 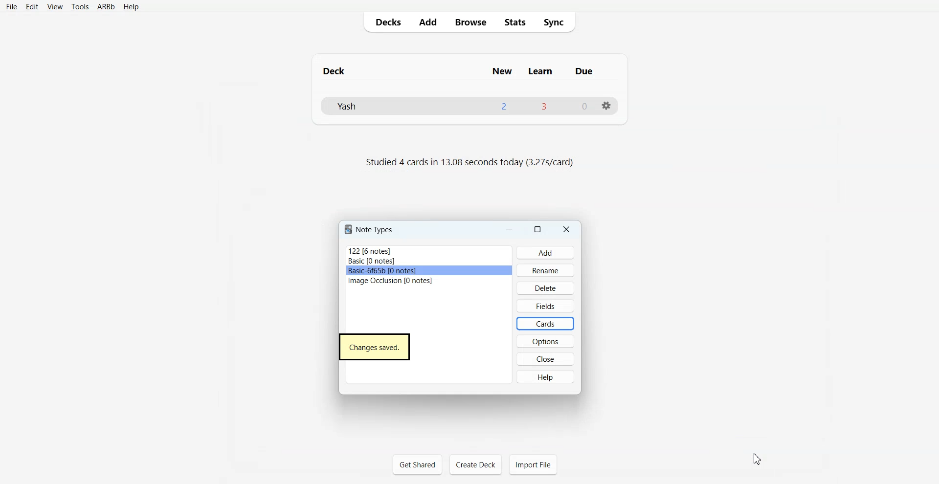 I want to click on rename, so click(x=550, y=272).